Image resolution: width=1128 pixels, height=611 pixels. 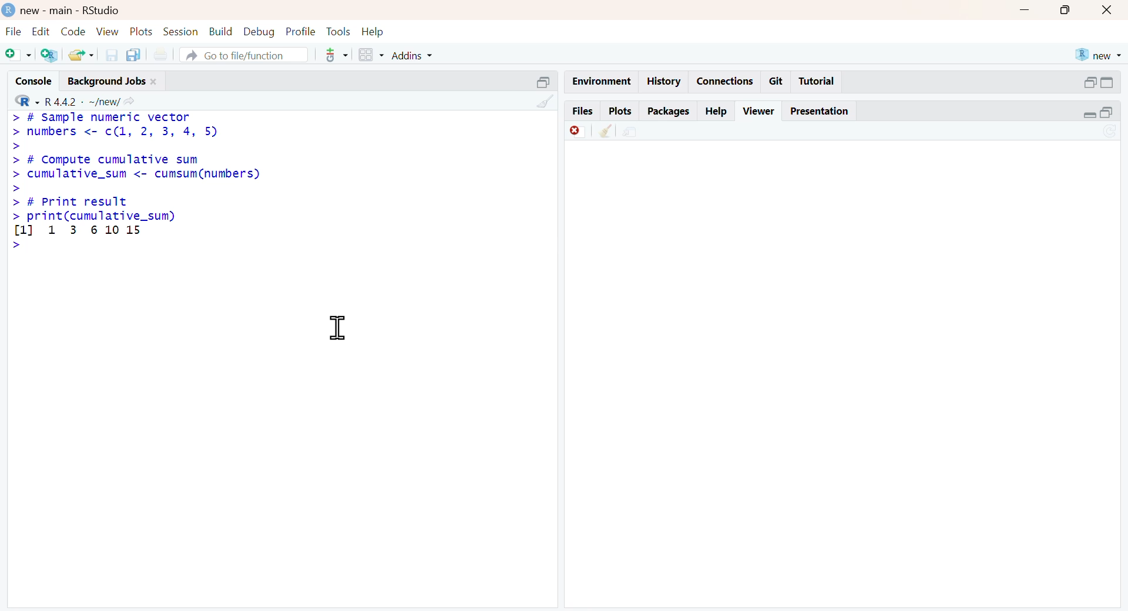 What do you see at coordinates (371, 54) in the screenshot?
I see `grid` at bounding box center [371, 54].